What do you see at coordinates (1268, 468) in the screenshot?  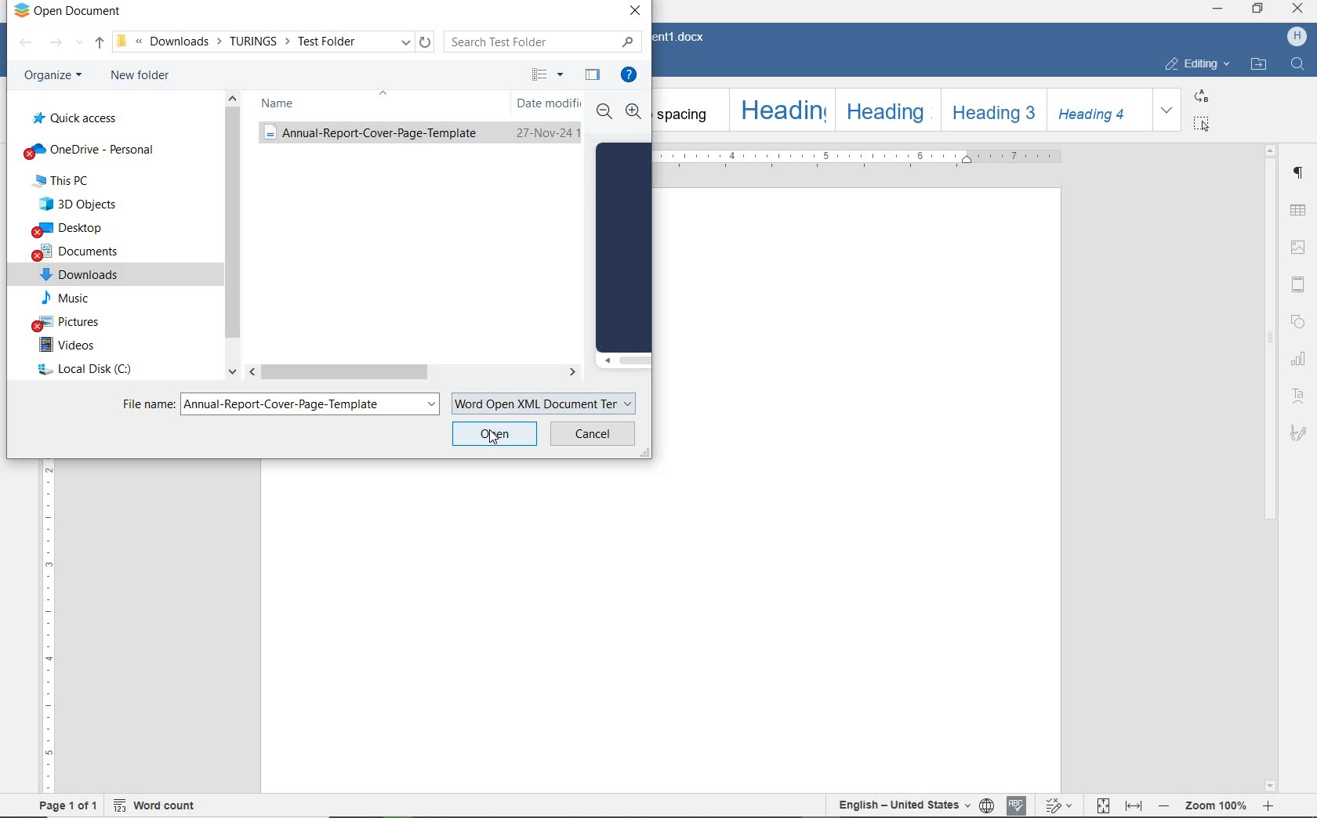 I see `scrollbar` at bounding box center [1268, 468].